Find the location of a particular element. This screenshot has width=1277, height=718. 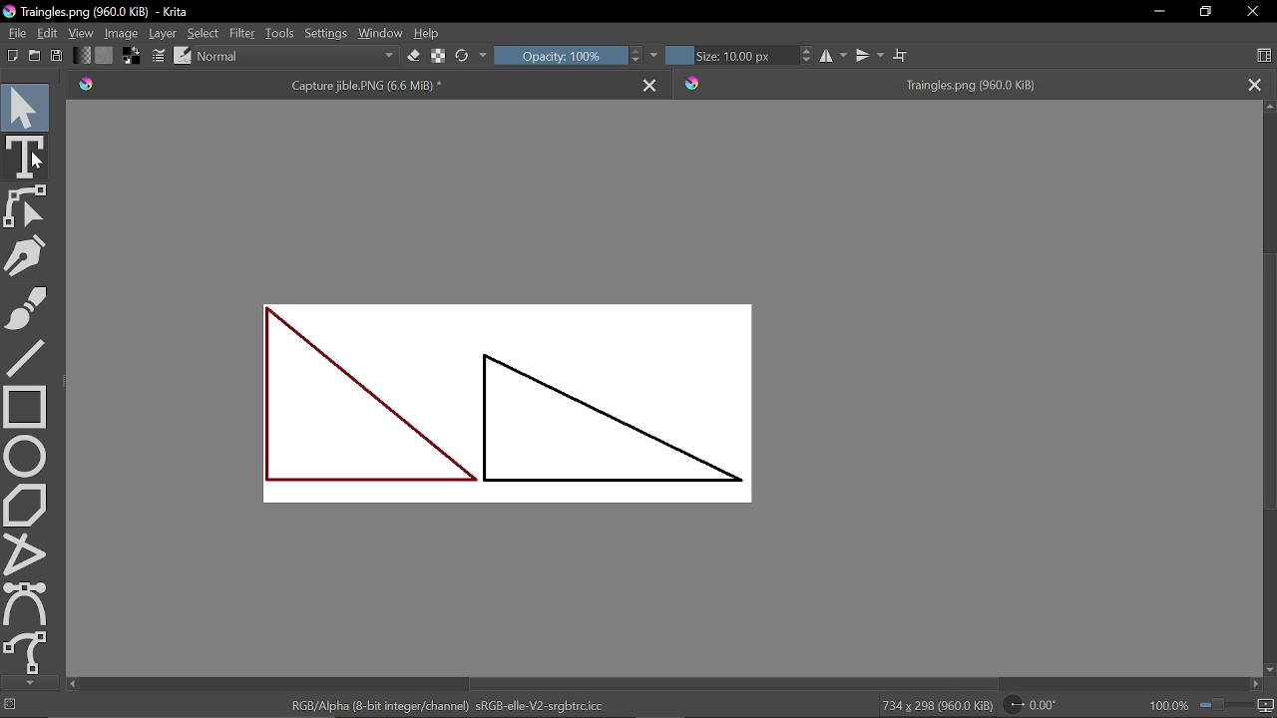

Move up is located at coordinates (1269, 109).